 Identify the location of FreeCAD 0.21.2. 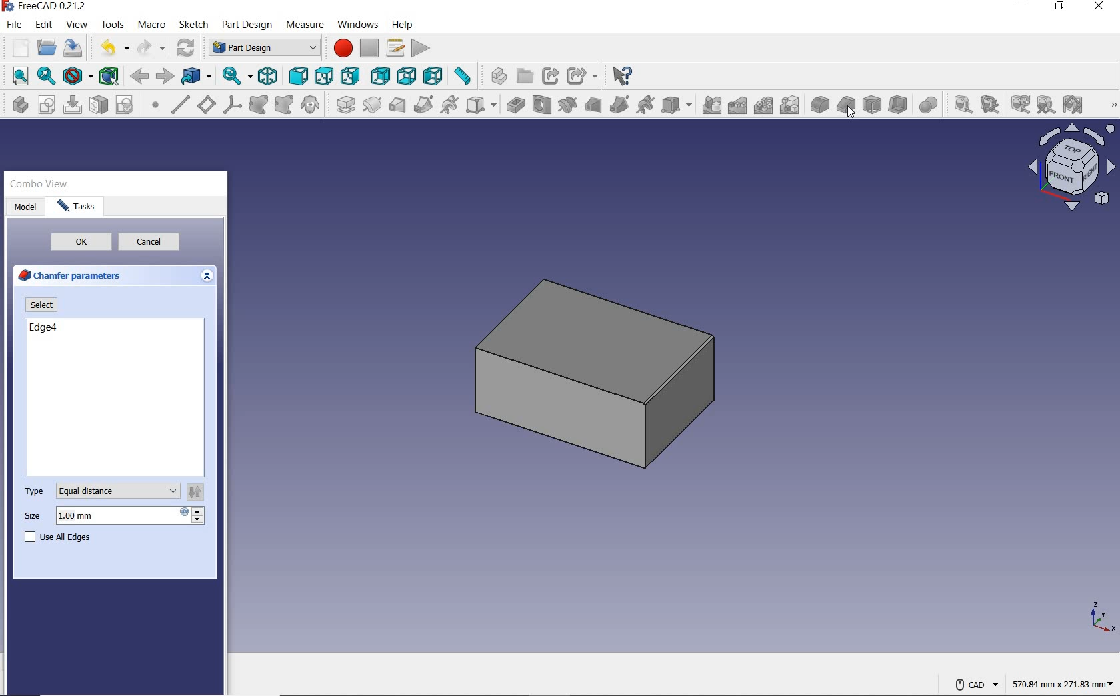
(47, 6).